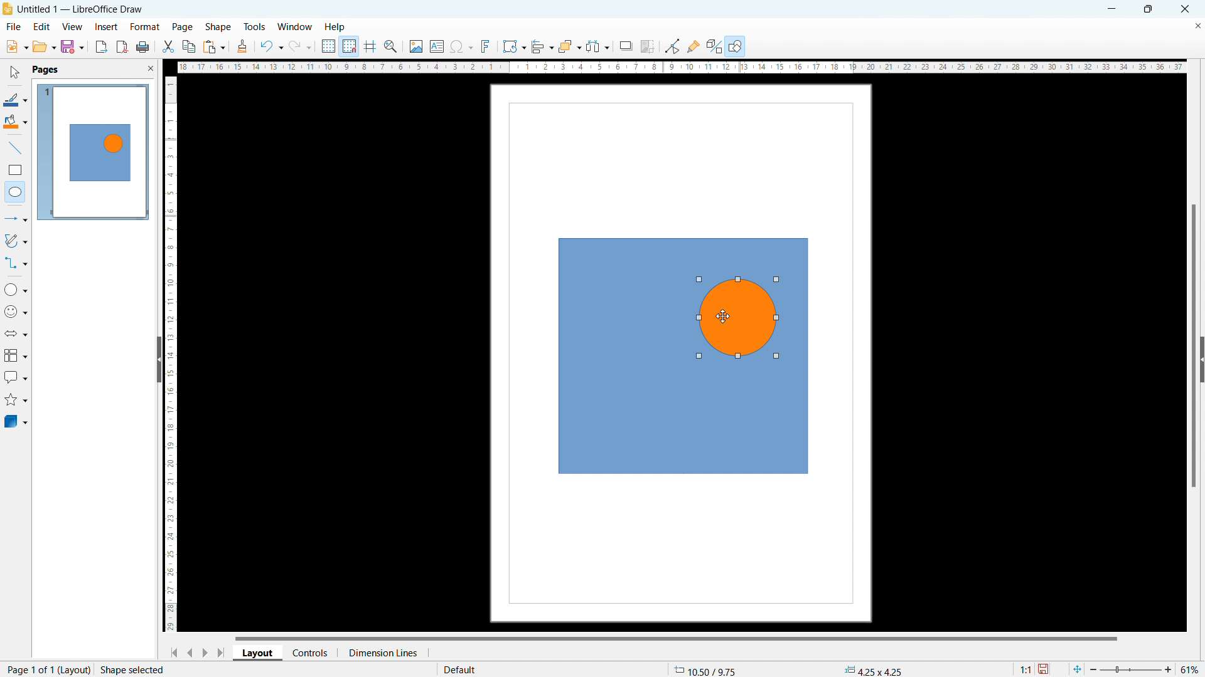 The height and width of the screenshot is (677, 1205). What do you see at coordinates (597, 47) in the screenshot?
I see `select at least three objects to distributw` at bounding box center [597, 47].